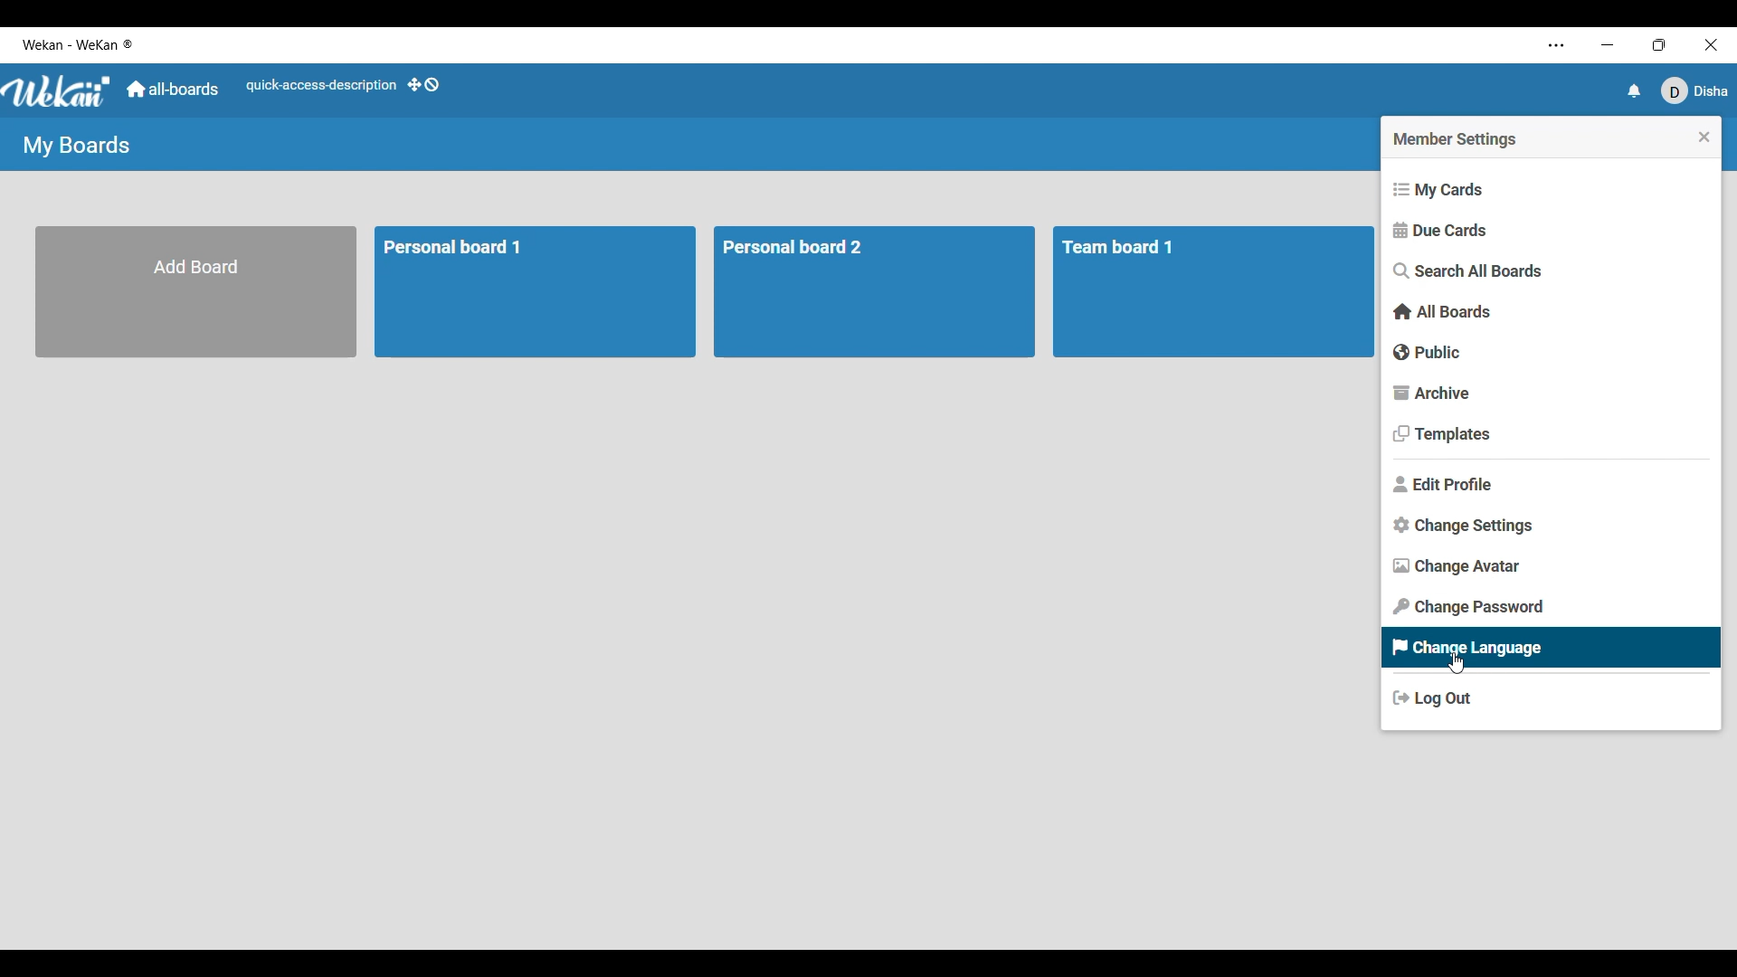 The width and height of the screenshot is (1737, 977). I want to click on Quick access description, so click(319, 85).